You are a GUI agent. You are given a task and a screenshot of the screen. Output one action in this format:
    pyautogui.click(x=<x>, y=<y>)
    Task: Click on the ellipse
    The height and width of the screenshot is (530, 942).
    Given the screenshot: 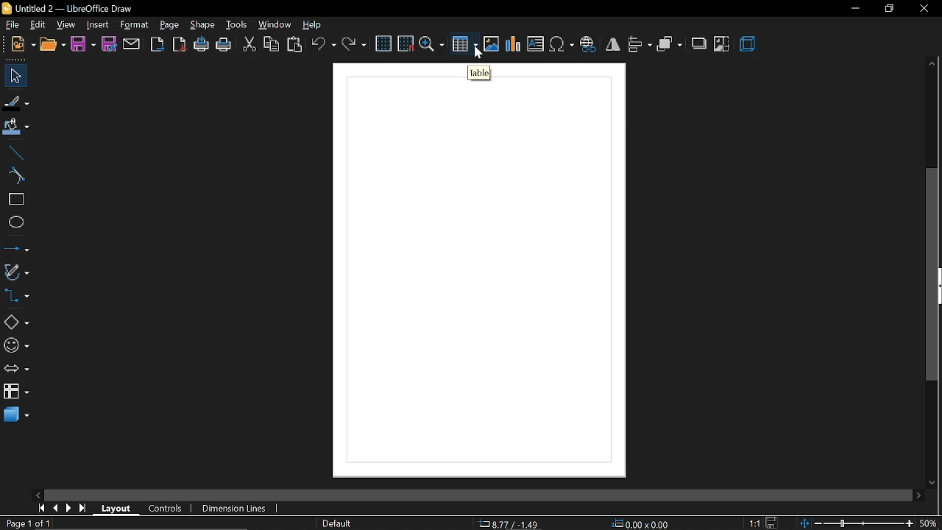 What is the action you would take?
    pyautogui.click(x=13, y=222)
    